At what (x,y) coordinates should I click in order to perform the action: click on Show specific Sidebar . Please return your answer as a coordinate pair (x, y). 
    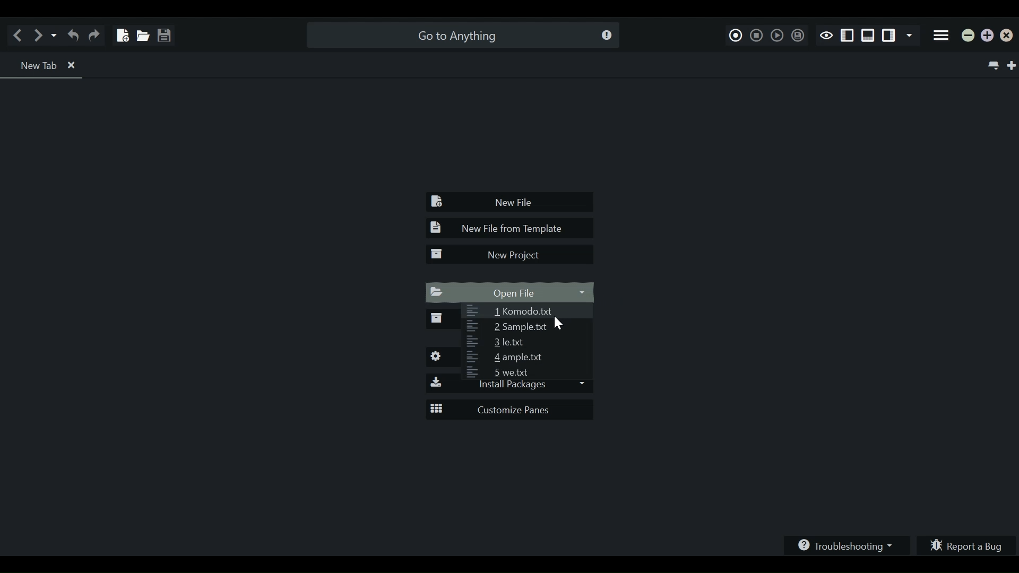
    Looking at the image, I should click on (911, 37).